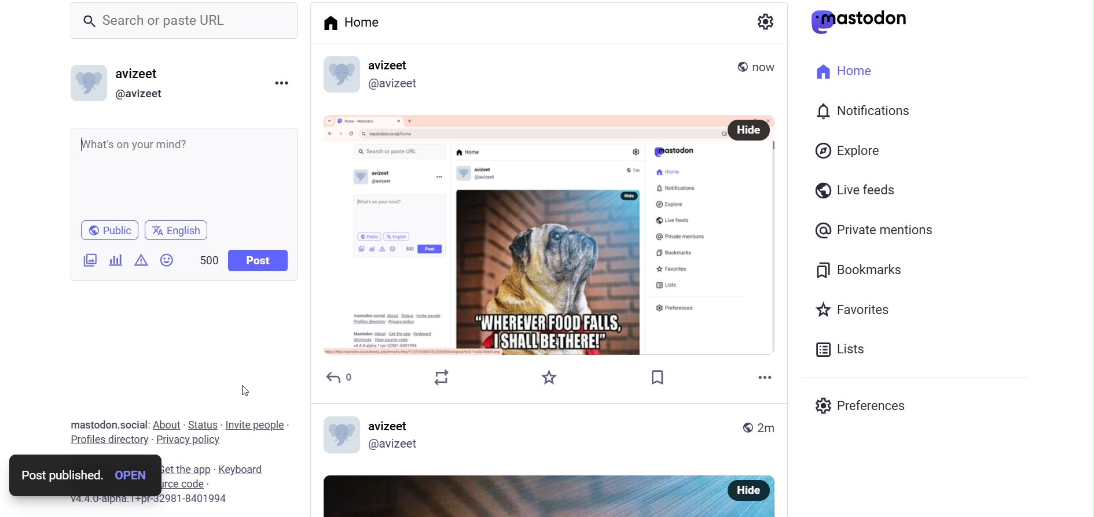  Describe the element at coordinates (170, 503) in the screenshot. I see `v4.4.0-alpha.1+pr-32981-8401994` at that location.